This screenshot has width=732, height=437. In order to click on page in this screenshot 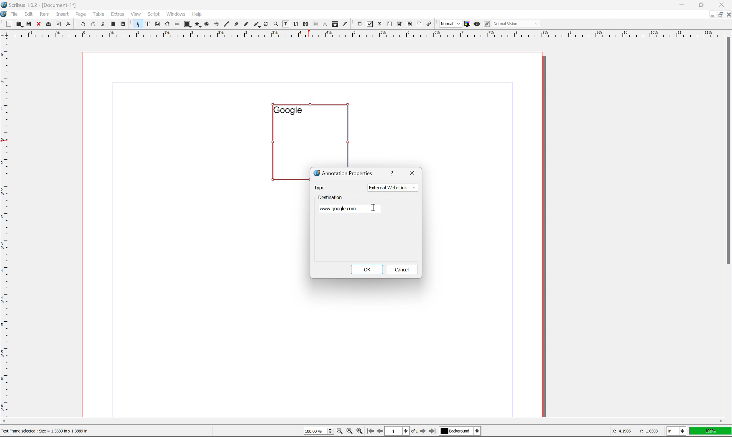, I will do `click(81, 14)`.